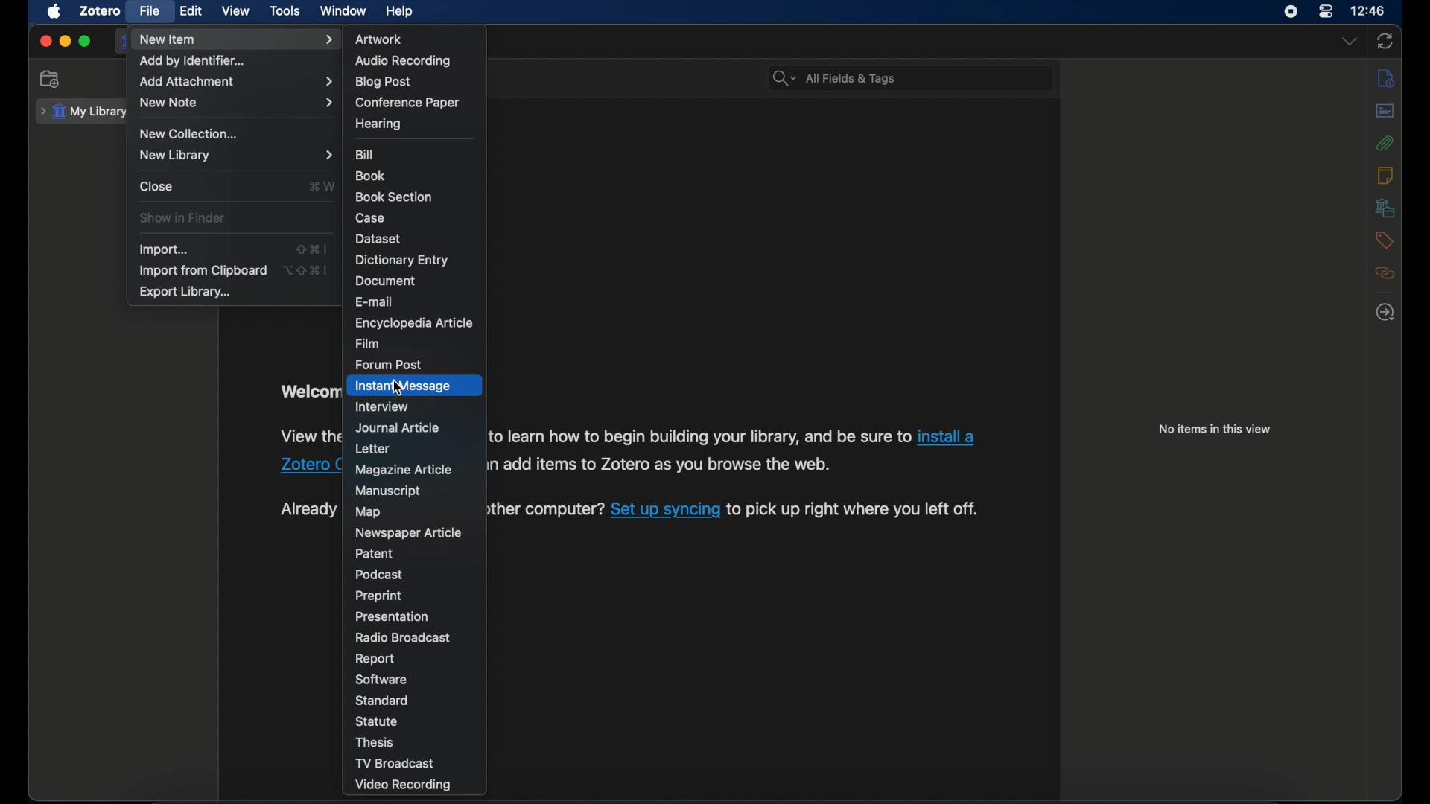 The width and height of the screenshot is (1430, 804). I want to click on audio recording, so click(404, 61).